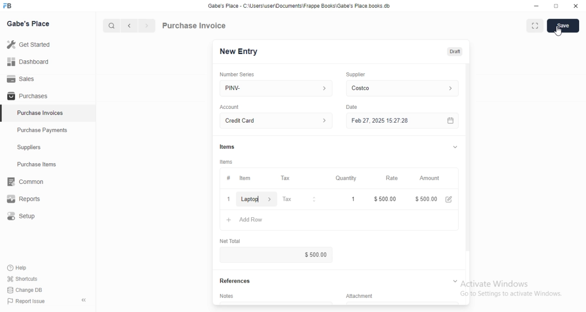 The image size is (586, 312). Describe the element at coordinates (385, 178) in the screenshot. I see `Rate` at that location.